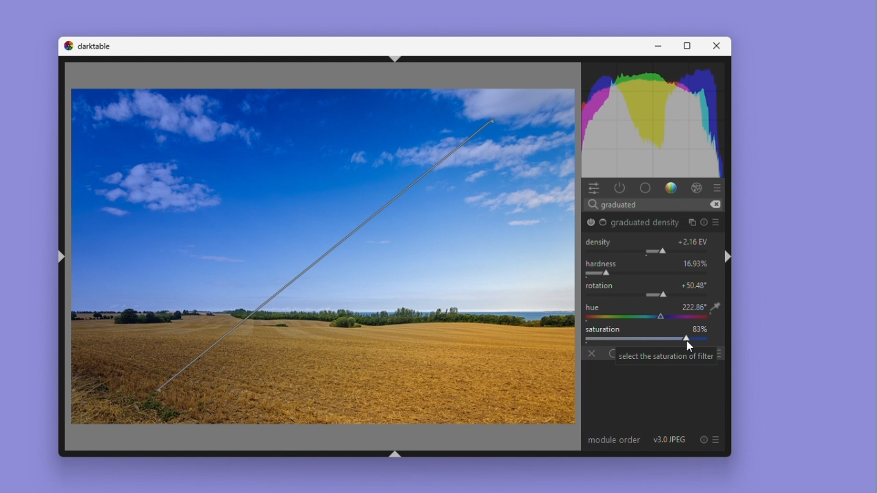 This screenshot has width=877, height=493. Describe the element at coordinates (665, 353) in the screenshot. I see `Select the saturation of filter` at that location.